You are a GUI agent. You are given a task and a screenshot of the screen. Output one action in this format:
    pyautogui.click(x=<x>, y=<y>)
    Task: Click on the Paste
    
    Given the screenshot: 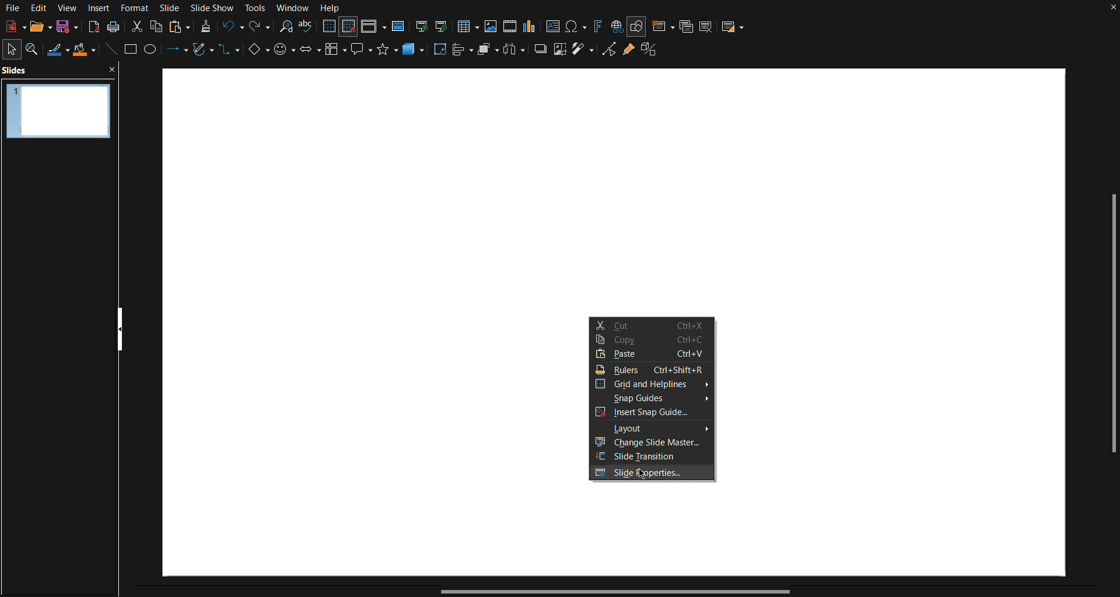 What is the action you would take?
    pyautogui.click(x=179, y=26)
    